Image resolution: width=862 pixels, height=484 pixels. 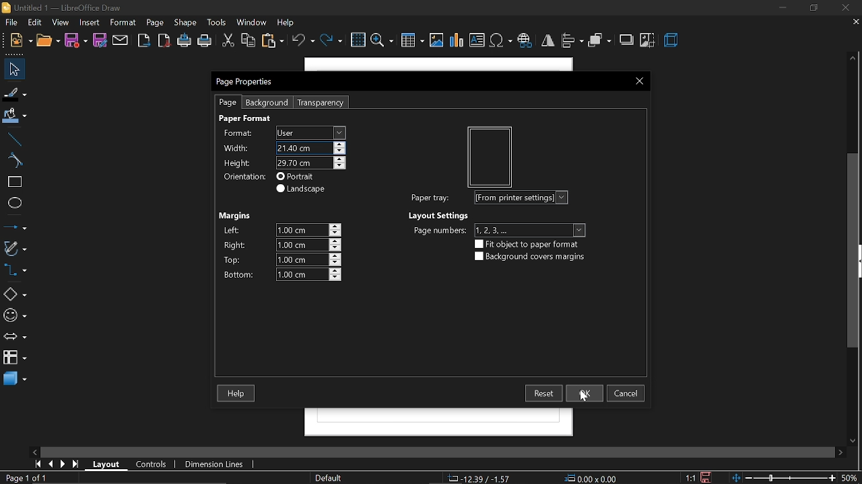 I want to click on basic shapes, so click(x=15, y=295).